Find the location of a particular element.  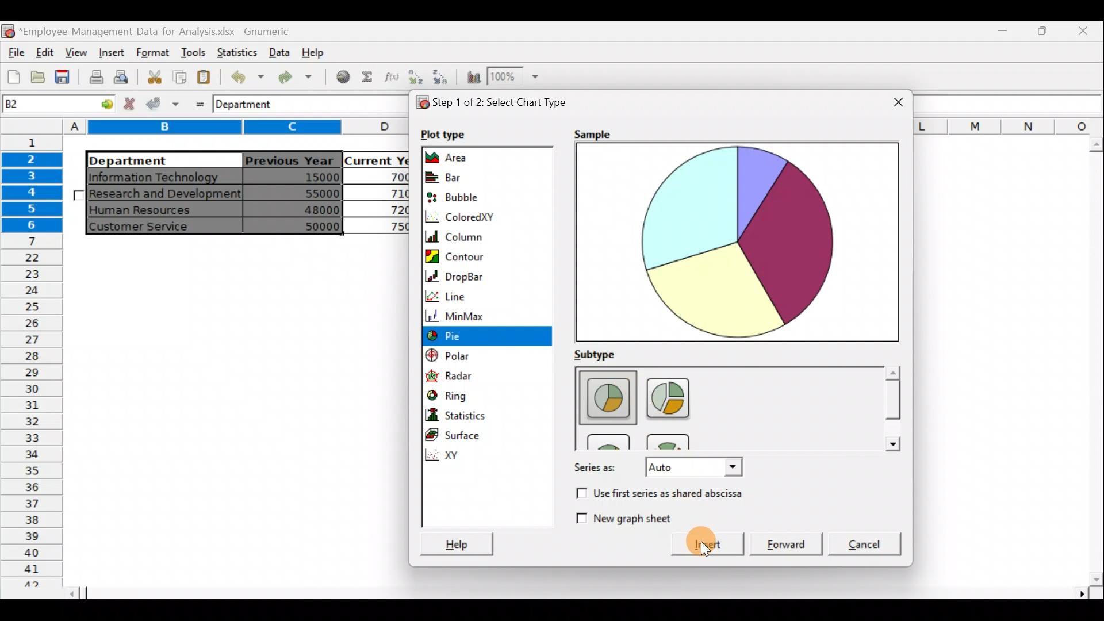

Close is located at coordinates (1084, 33).